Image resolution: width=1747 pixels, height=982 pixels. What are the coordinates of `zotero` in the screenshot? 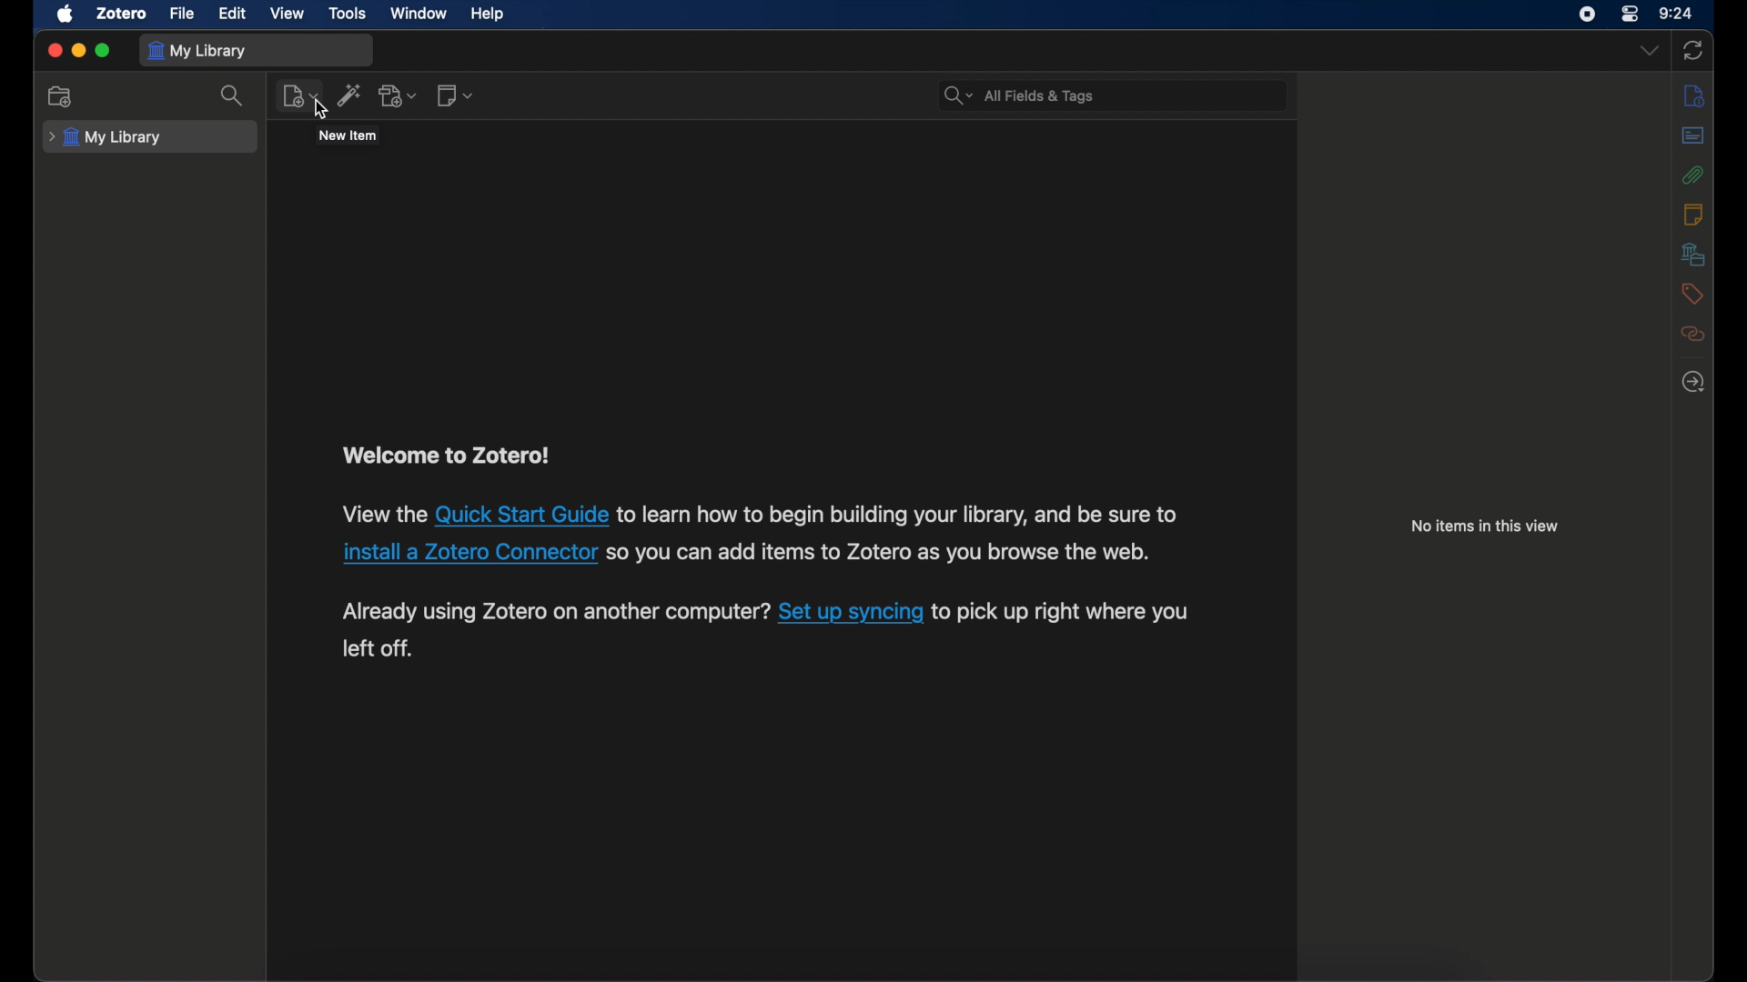 It's located at (120, 13).